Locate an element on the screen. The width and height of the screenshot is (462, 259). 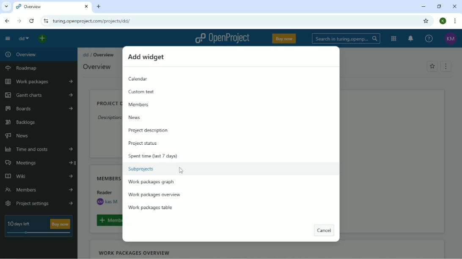
Add widget is located at coordinates (147, 57).